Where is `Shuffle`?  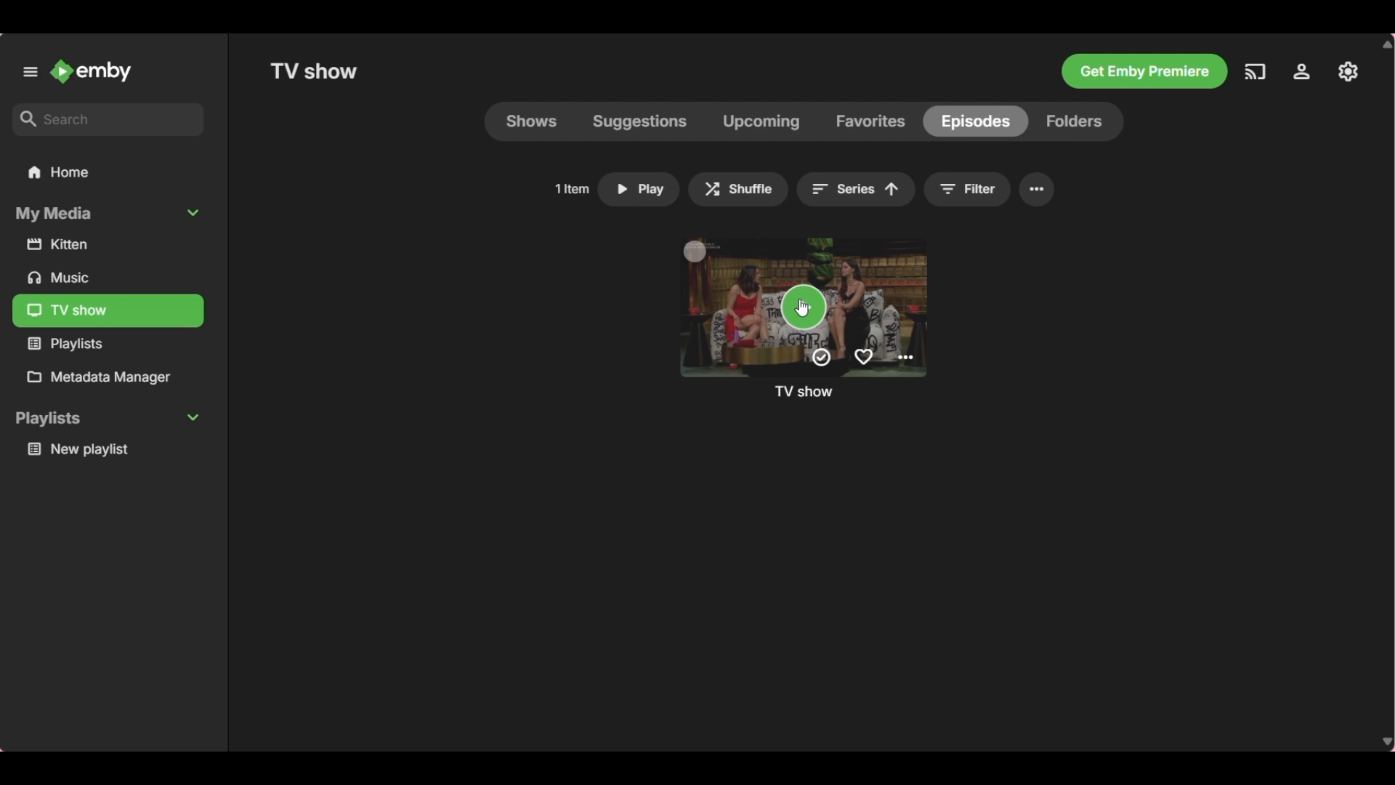 Shuffle is located at coordinates (739, 190).